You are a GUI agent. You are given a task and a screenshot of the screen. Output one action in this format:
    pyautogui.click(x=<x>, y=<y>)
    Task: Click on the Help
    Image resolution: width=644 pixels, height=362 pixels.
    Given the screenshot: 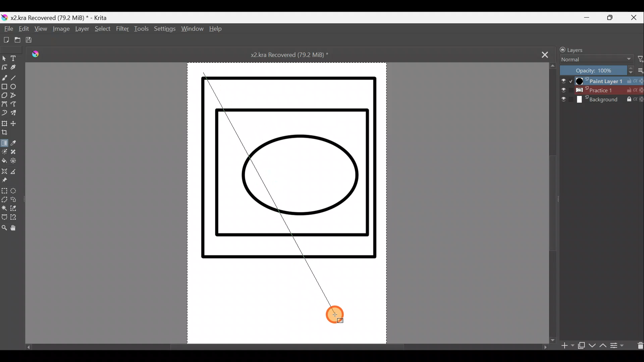 What is the action you would take?
    pyautogui.click(x=216, y=30)
    